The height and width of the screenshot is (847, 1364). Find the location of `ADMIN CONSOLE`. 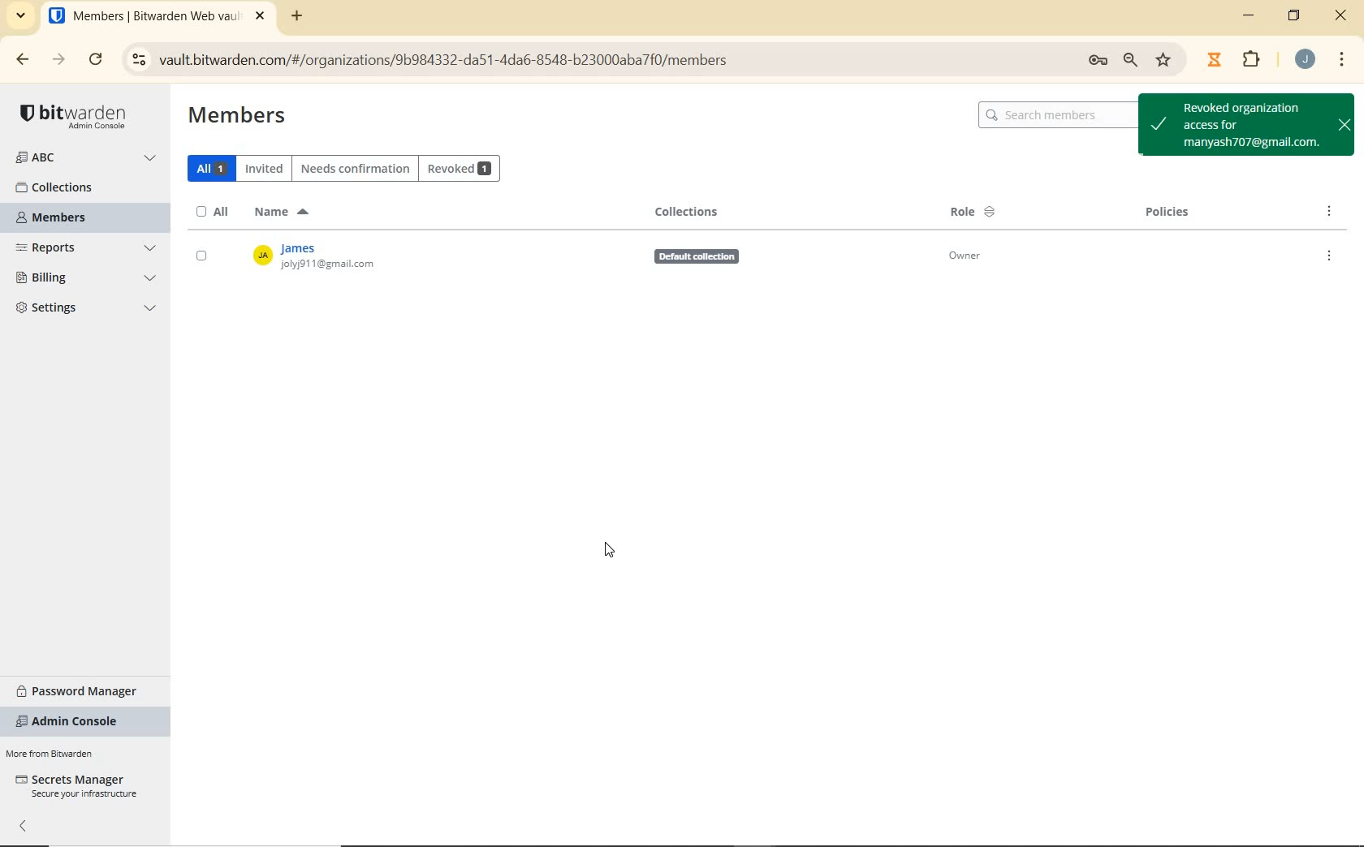

ADMIN CONSOLE is located at coordinates (72, 722).